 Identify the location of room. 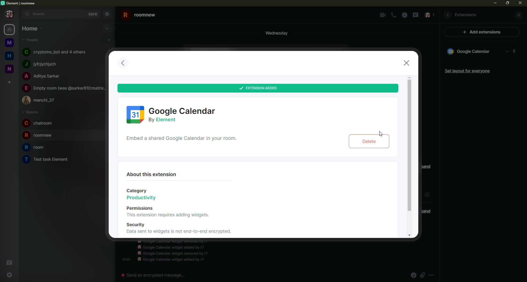
(39, 123).